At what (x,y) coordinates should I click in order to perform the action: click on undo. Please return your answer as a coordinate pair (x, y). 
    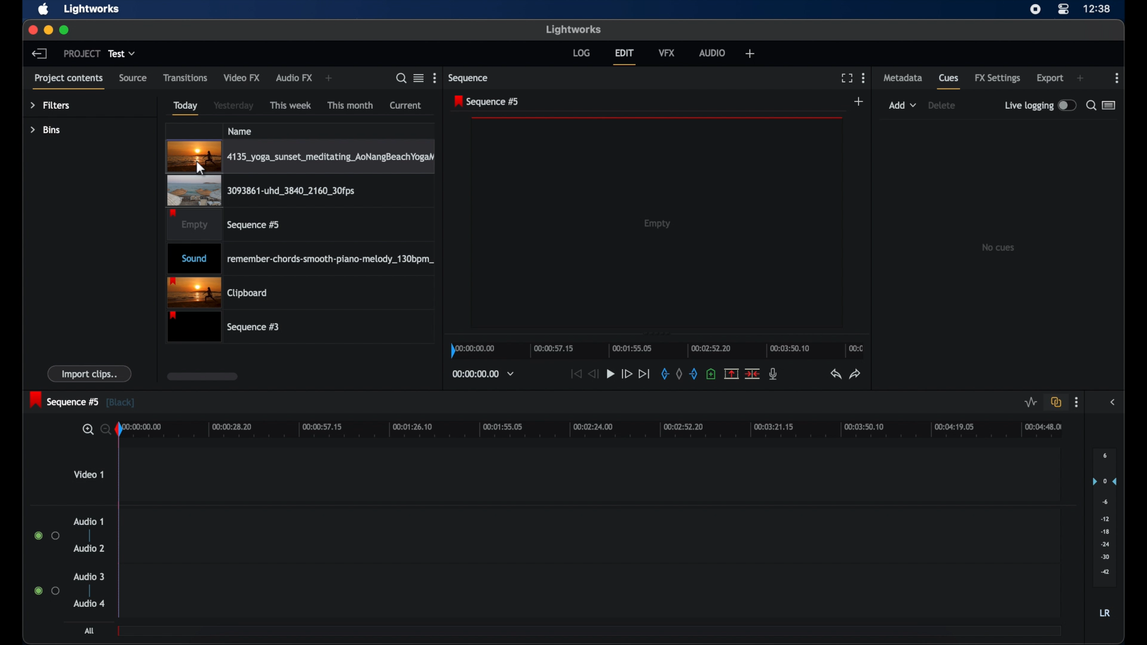
    Looking at the image, I should click on (836, 374).